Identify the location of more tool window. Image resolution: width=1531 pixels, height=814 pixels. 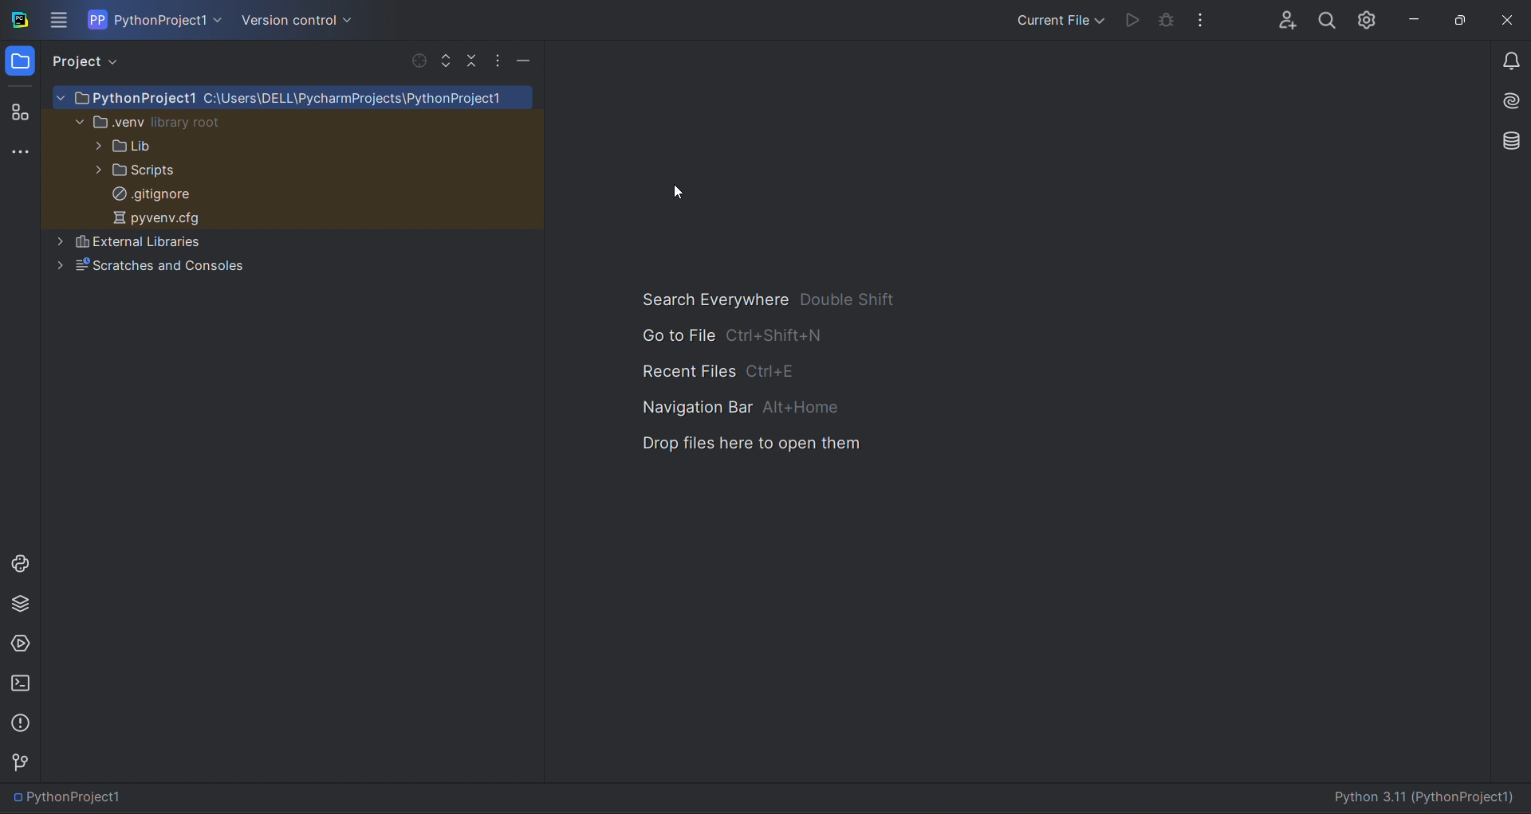
(20, 152).